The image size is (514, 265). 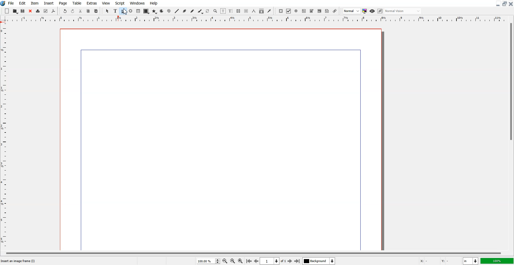 What do you see at coordinates (380, 11) in the screenshot?
I see `Edit in preview mode` at bounding box center [380, 11].